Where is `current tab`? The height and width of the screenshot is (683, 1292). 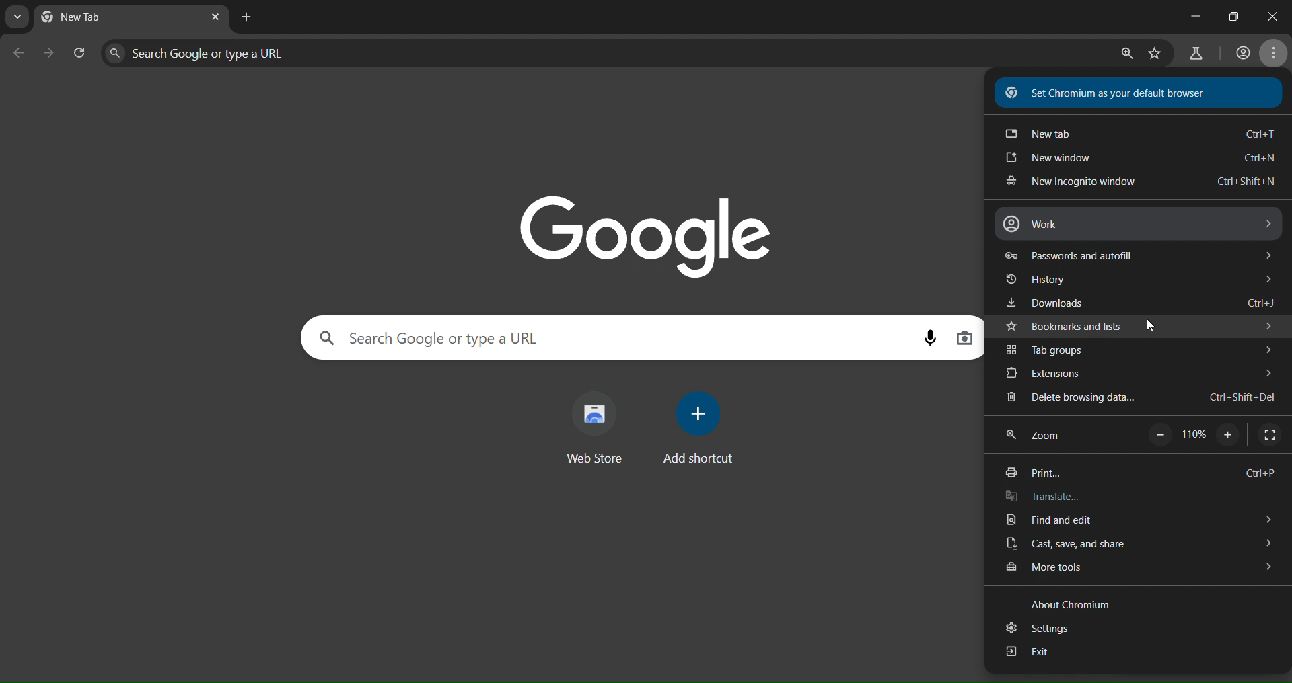
current tab is located at coordinates (84, 17).